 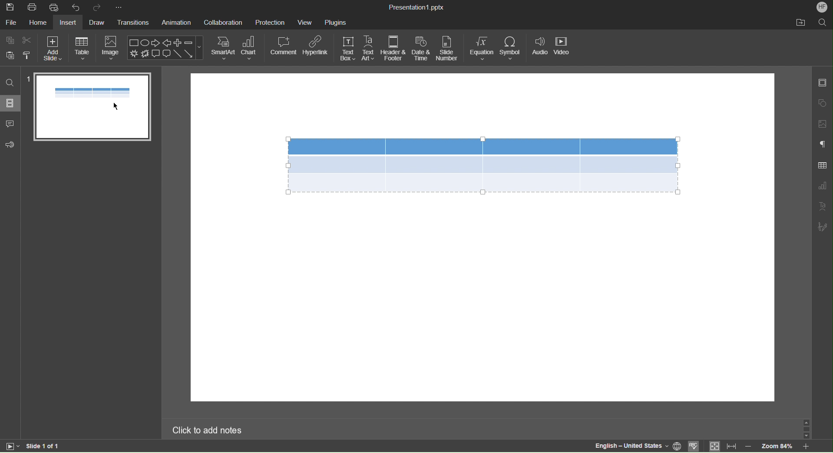 I want to click on Add Slide, so click(x=53, y=49).